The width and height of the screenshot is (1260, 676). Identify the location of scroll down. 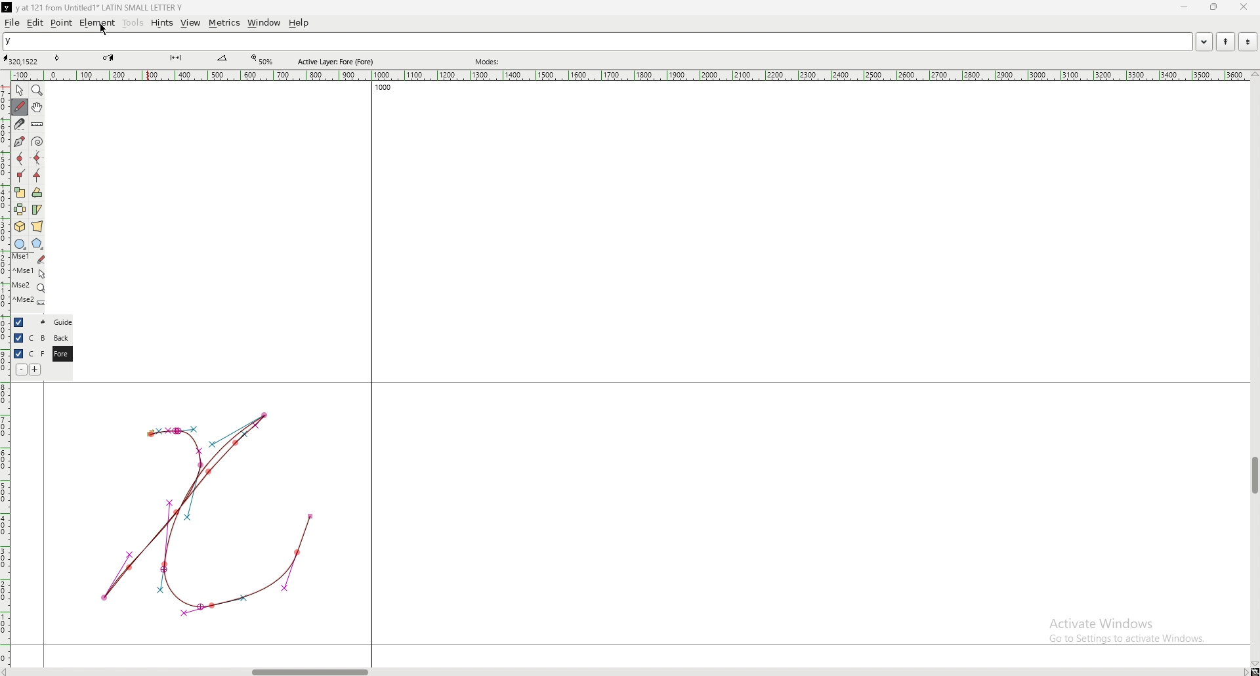
(1254, 664).